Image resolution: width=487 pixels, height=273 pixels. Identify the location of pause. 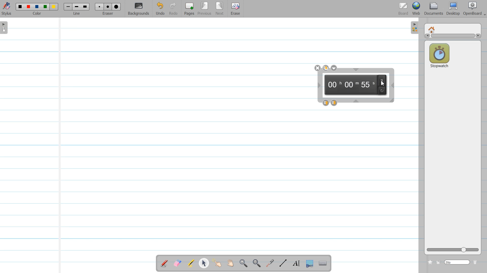
(383, 80).